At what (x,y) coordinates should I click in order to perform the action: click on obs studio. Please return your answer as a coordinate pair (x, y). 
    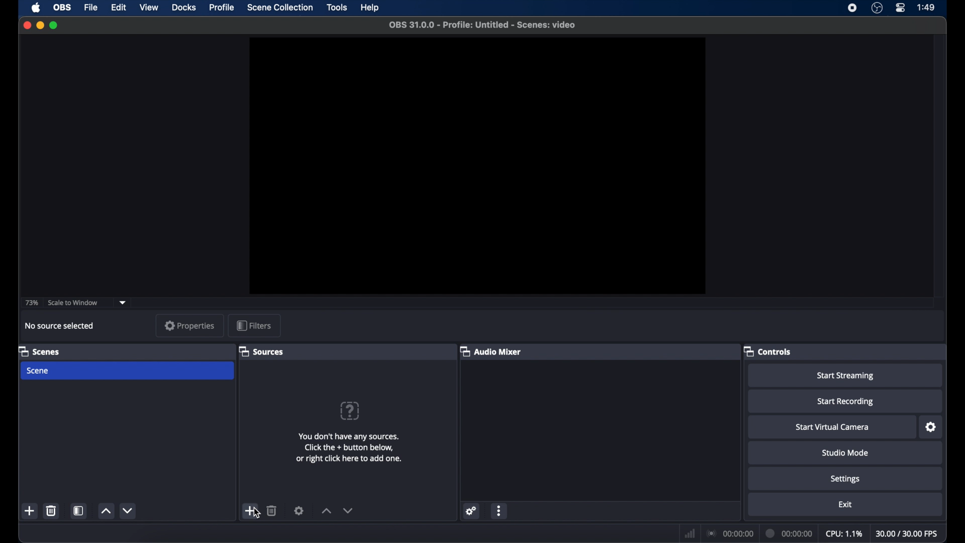
    Looking at the image, I should click on (877, 8).